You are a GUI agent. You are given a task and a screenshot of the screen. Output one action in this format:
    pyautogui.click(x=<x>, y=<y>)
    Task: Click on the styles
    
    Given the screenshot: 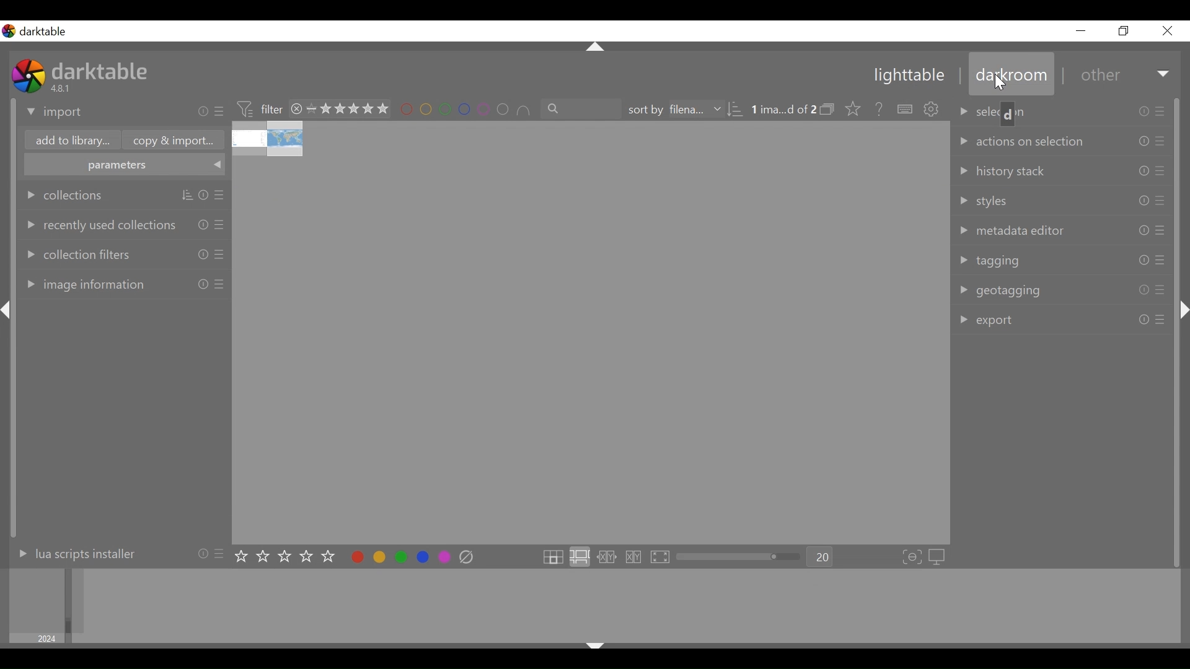 What is the action you would take?
    pyautogui.click(x=1029, y=202)
    